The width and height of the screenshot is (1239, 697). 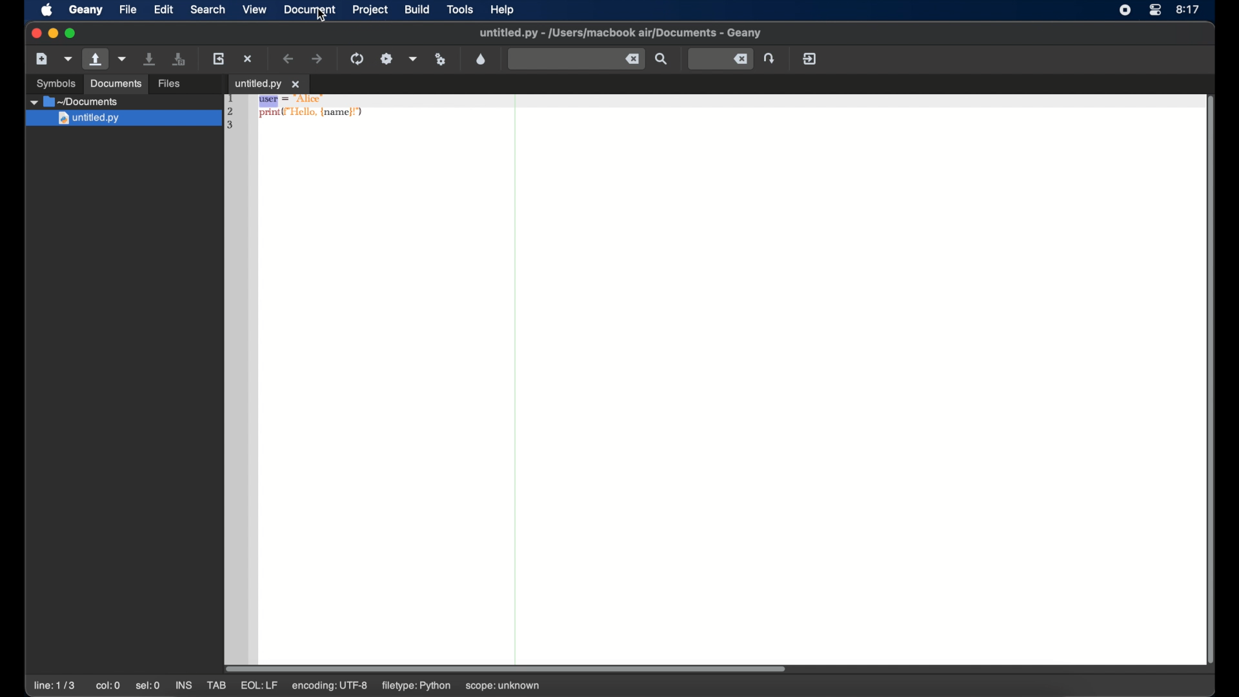 What do you see at coordinates (620, 33) in the screenshot?
I see `file name` at bounding box center [620, 33].